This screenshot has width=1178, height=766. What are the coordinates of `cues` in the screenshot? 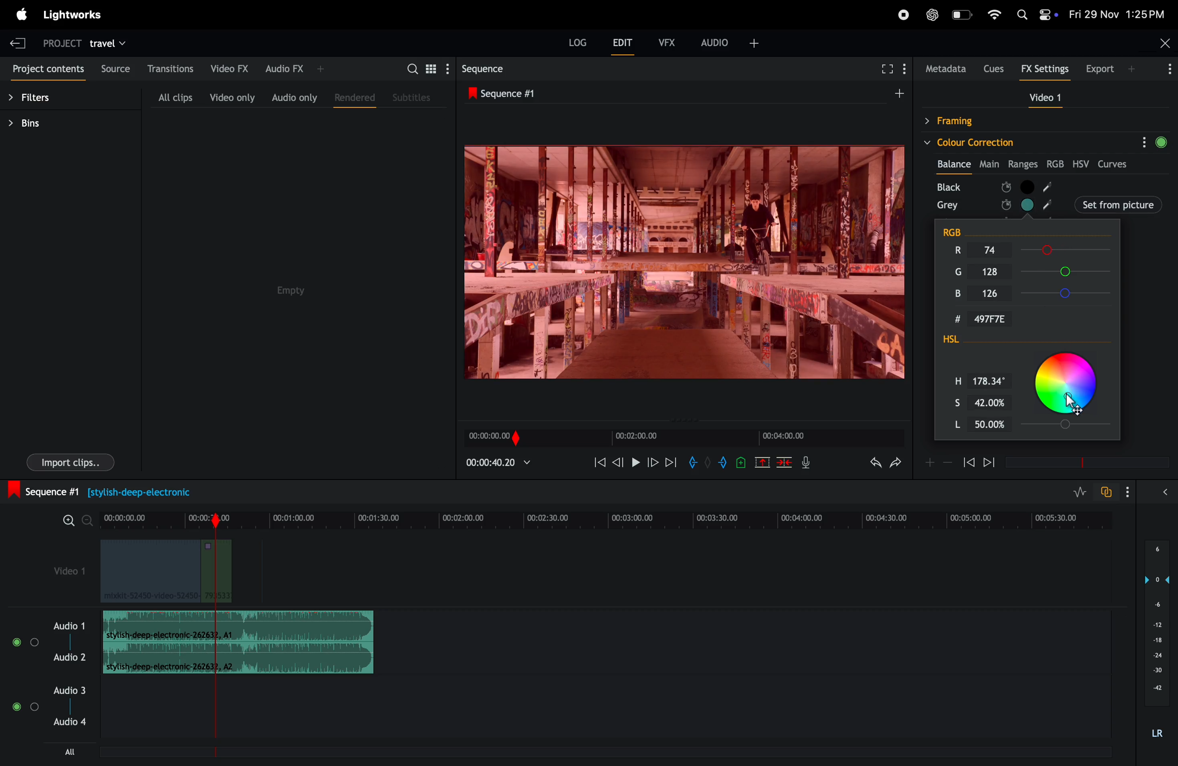 It's located at (993, 68).